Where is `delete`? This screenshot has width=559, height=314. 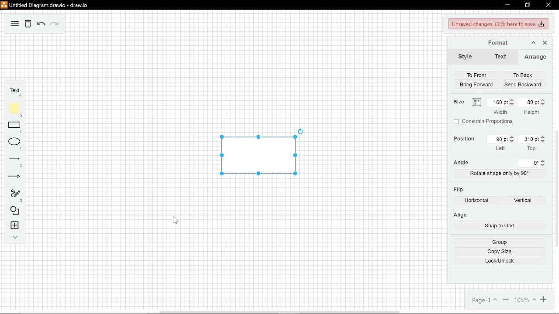 delete is located at coordinates (28, 25).